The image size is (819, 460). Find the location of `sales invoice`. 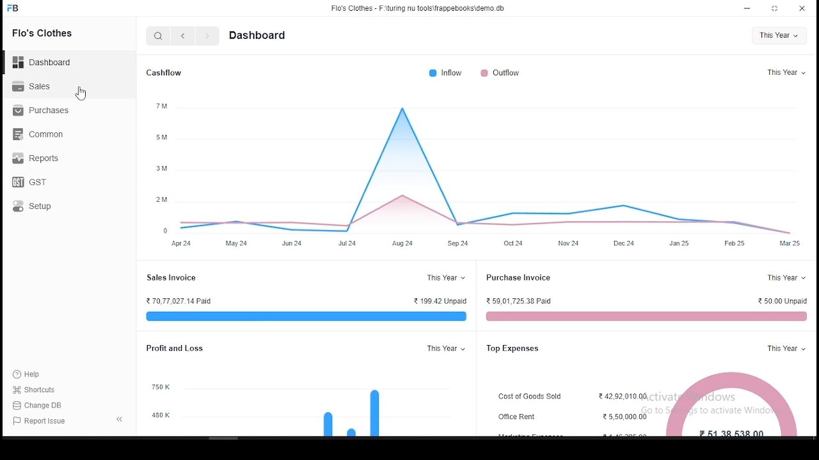

sales invoice is located at coordinates (175, 279).